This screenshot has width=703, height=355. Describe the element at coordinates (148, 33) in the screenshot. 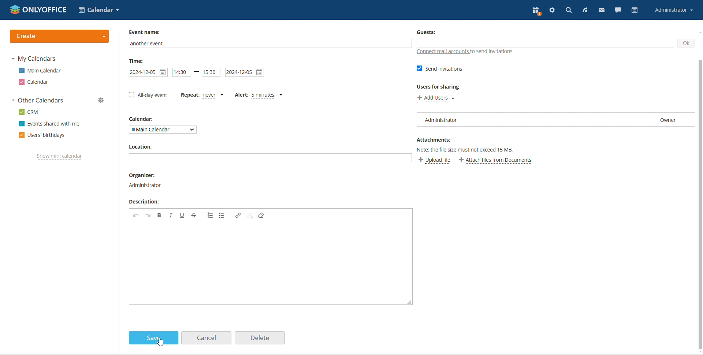

I see `Event name:` at that location.